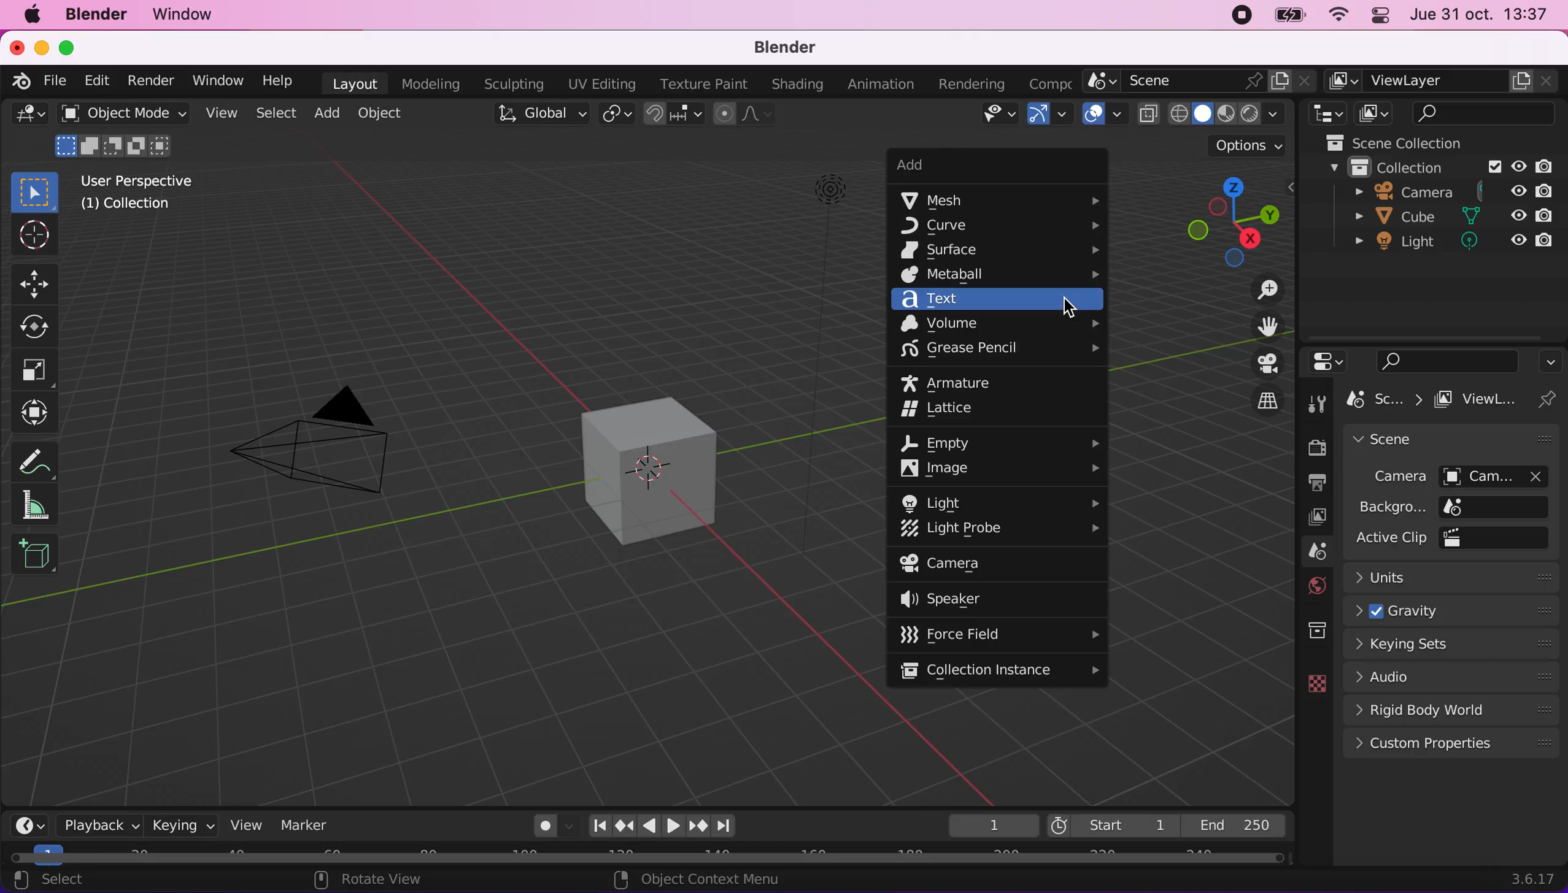 The height and width of the screenshot is (893, 1568). What do you see at coordinates (1202, 81) in the screenshot?
I see `scene` at bounding box center [1202, 81].